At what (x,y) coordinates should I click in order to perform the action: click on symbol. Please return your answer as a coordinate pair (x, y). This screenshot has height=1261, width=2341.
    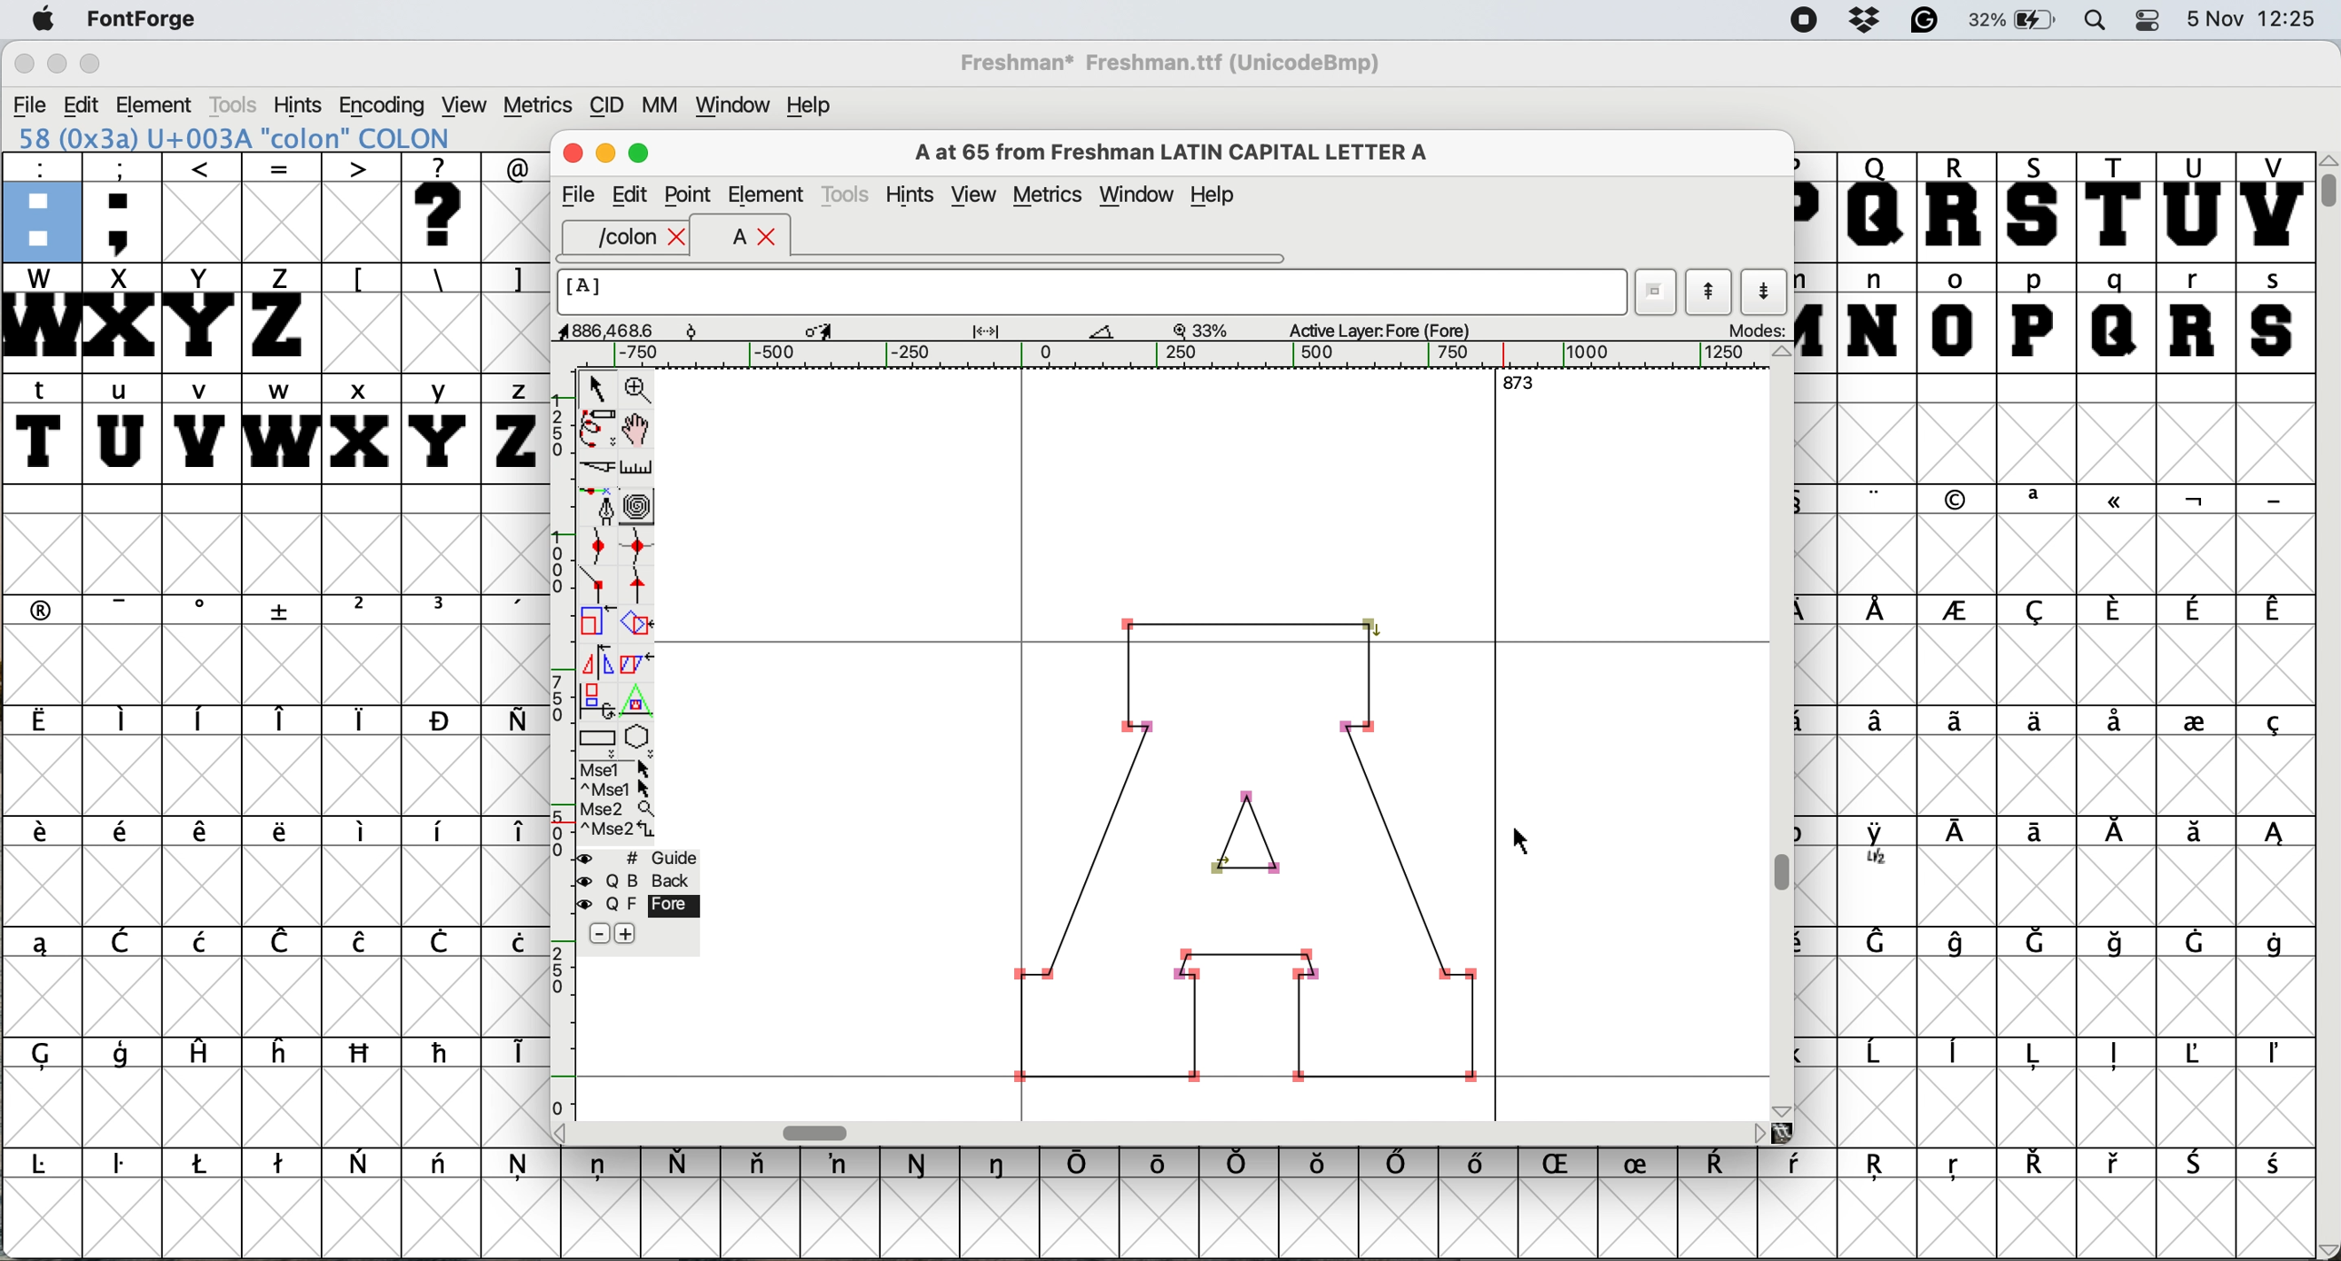
    Looking at the image, I should click on (126, 722).